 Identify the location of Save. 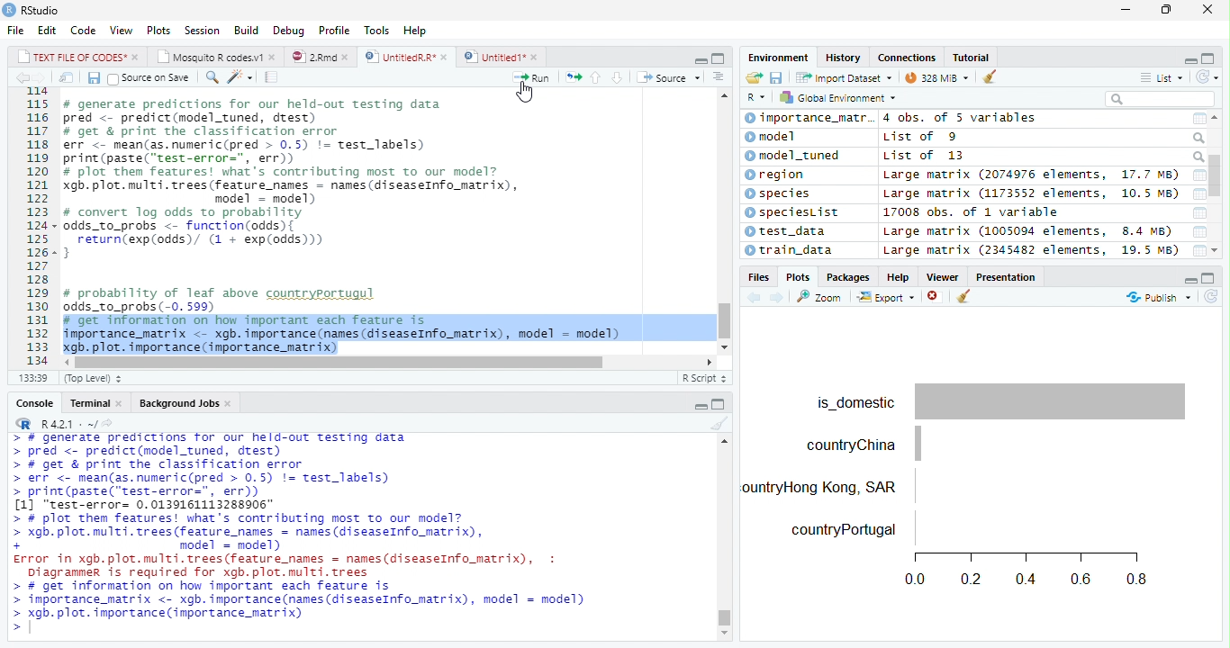
(91, 76).